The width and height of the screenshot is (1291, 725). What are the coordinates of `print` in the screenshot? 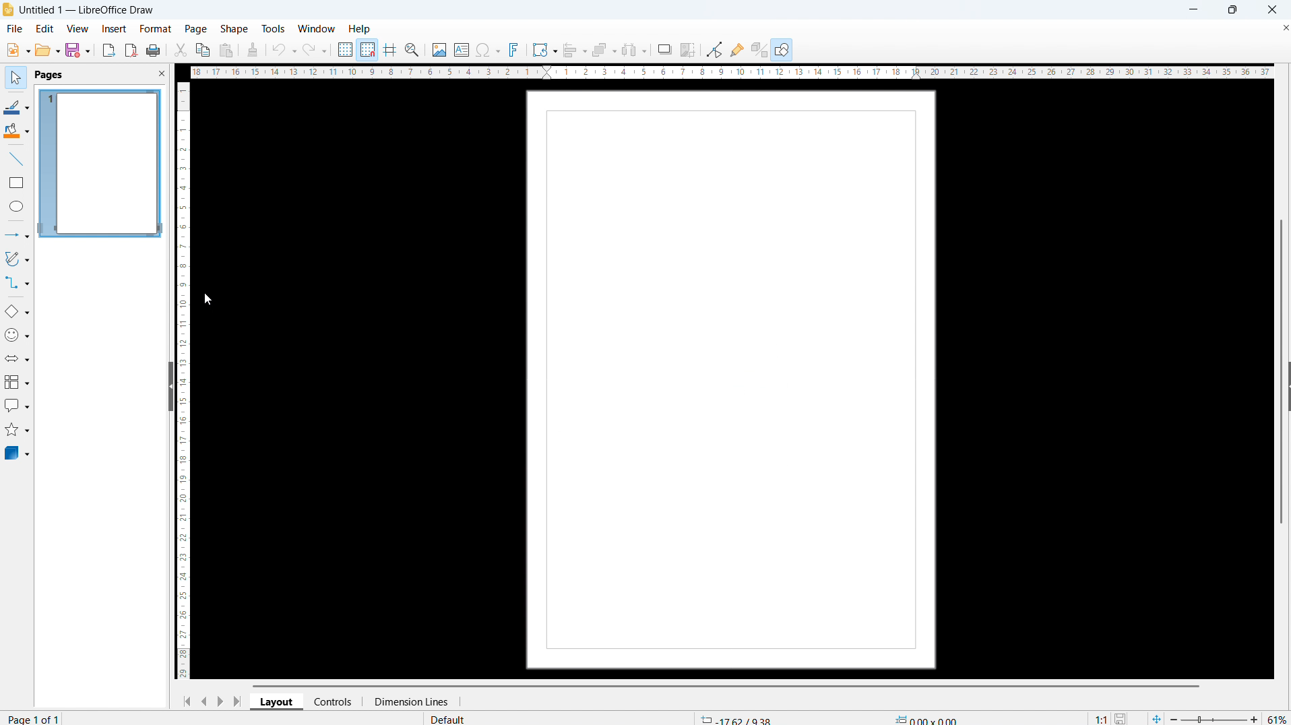 It's located at (154, 49).